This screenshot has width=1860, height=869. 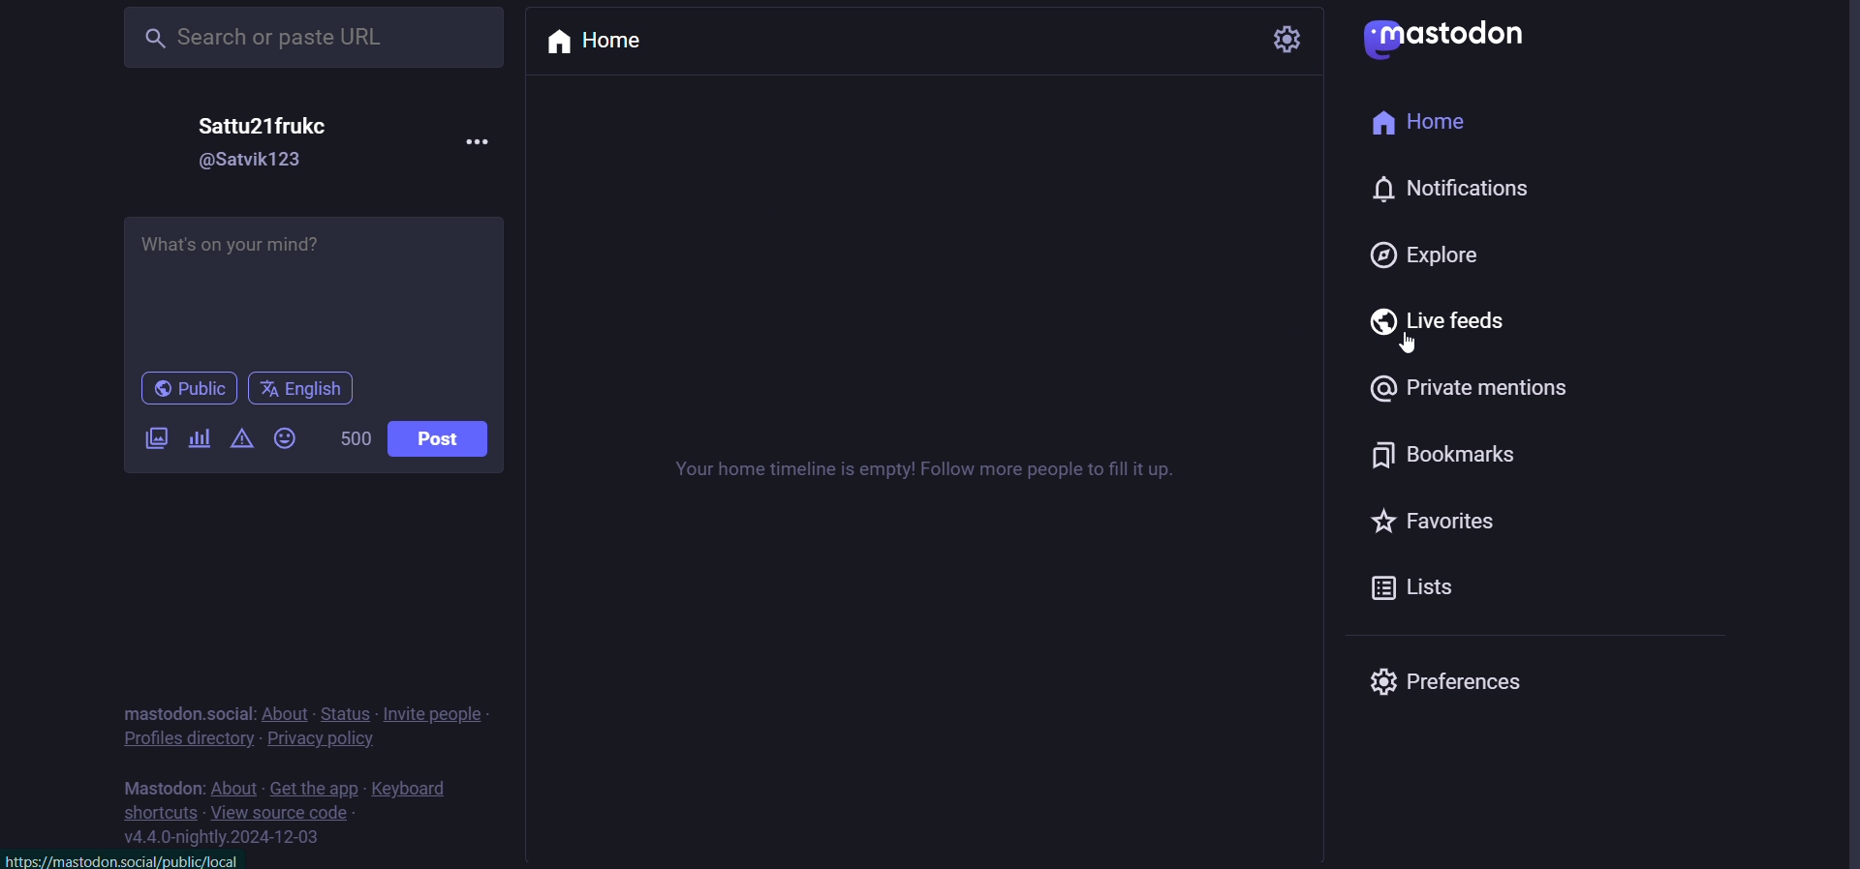 I want to click on Search or paste URL, so click(x=308, y=35).